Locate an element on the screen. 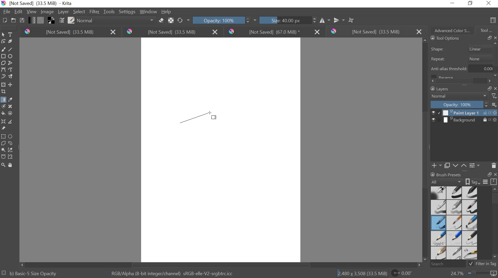 The image size is (498, 278). magnetic selection is located at coordinates (11, 157).